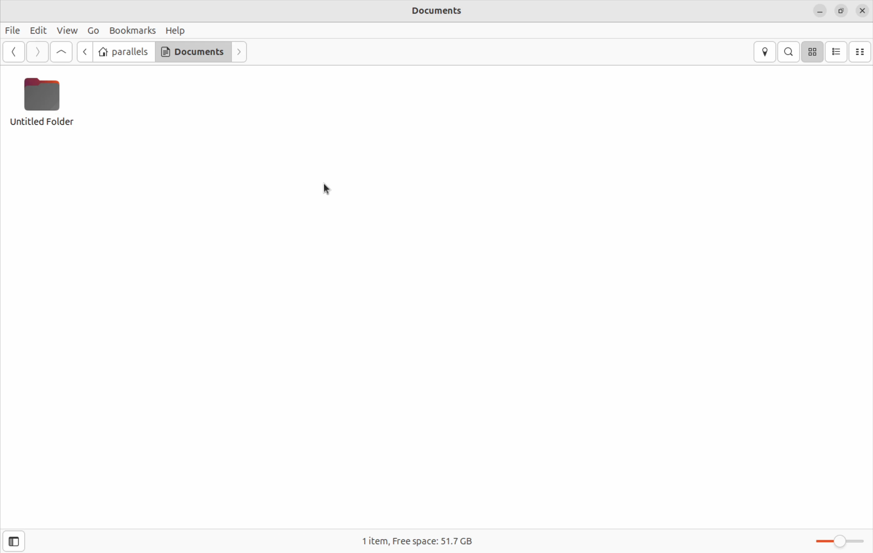 The height and width of the screenshot is (553, 873). Describe the element at coordinates (424, 540) in the screenshot. I see `1 item, Free space: 51.7 GB` at that location.